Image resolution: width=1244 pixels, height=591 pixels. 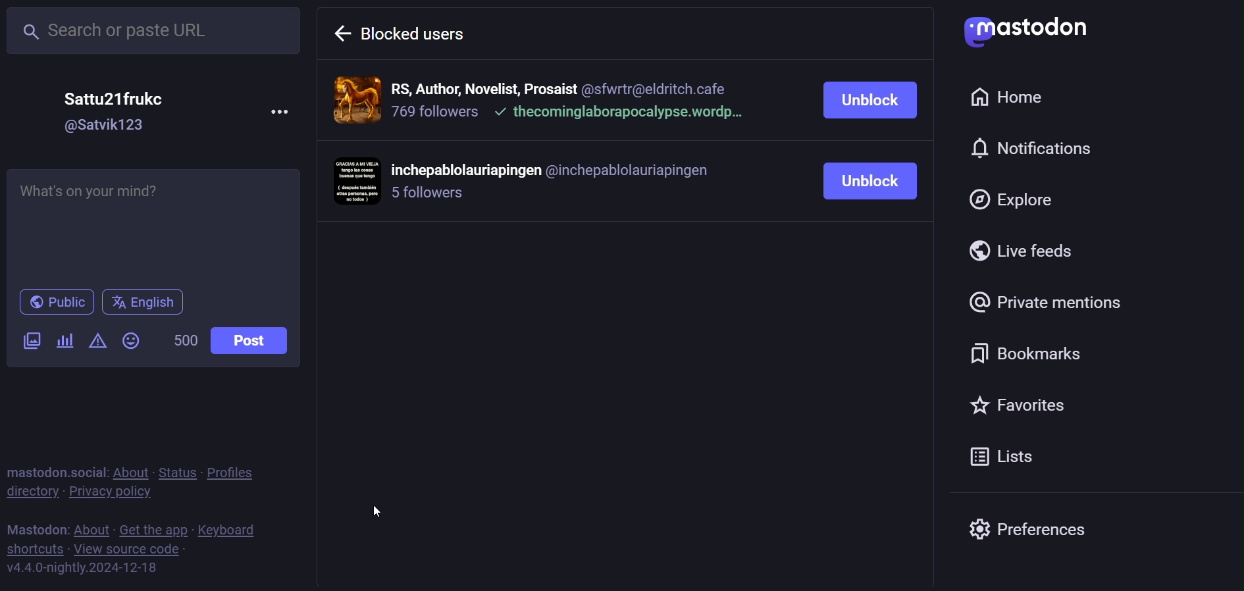 I want to click on Search or paste URL, so click(x=157, y=32).